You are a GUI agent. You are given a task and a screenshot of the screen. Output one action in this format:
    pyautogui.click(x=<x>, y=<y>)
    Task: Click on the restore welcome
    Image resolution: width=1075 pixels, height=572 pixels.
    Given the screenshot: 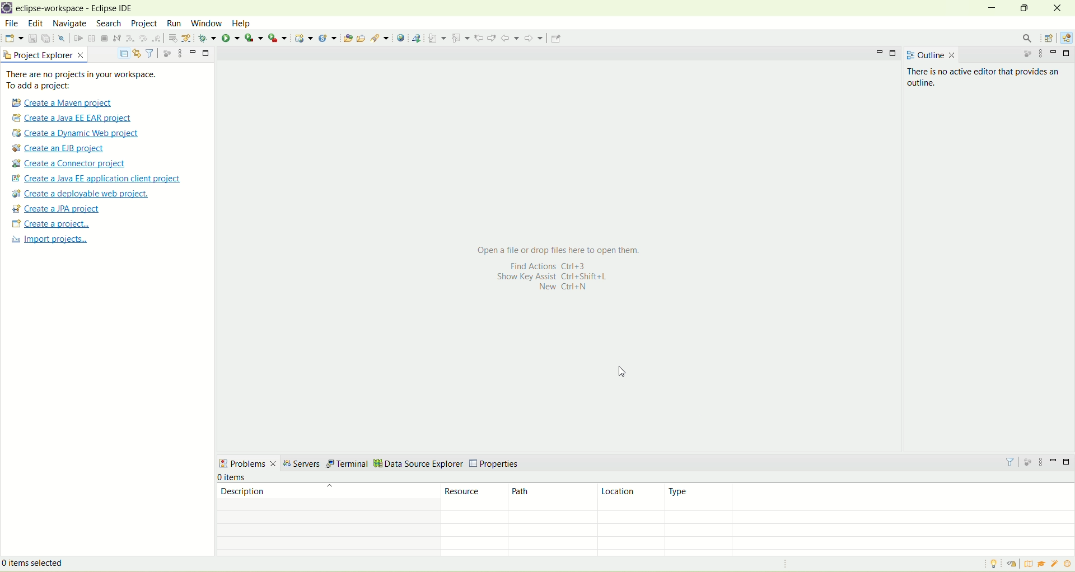 What is the action you would take?
    pyautogui.click(x=1016, y=565)
    